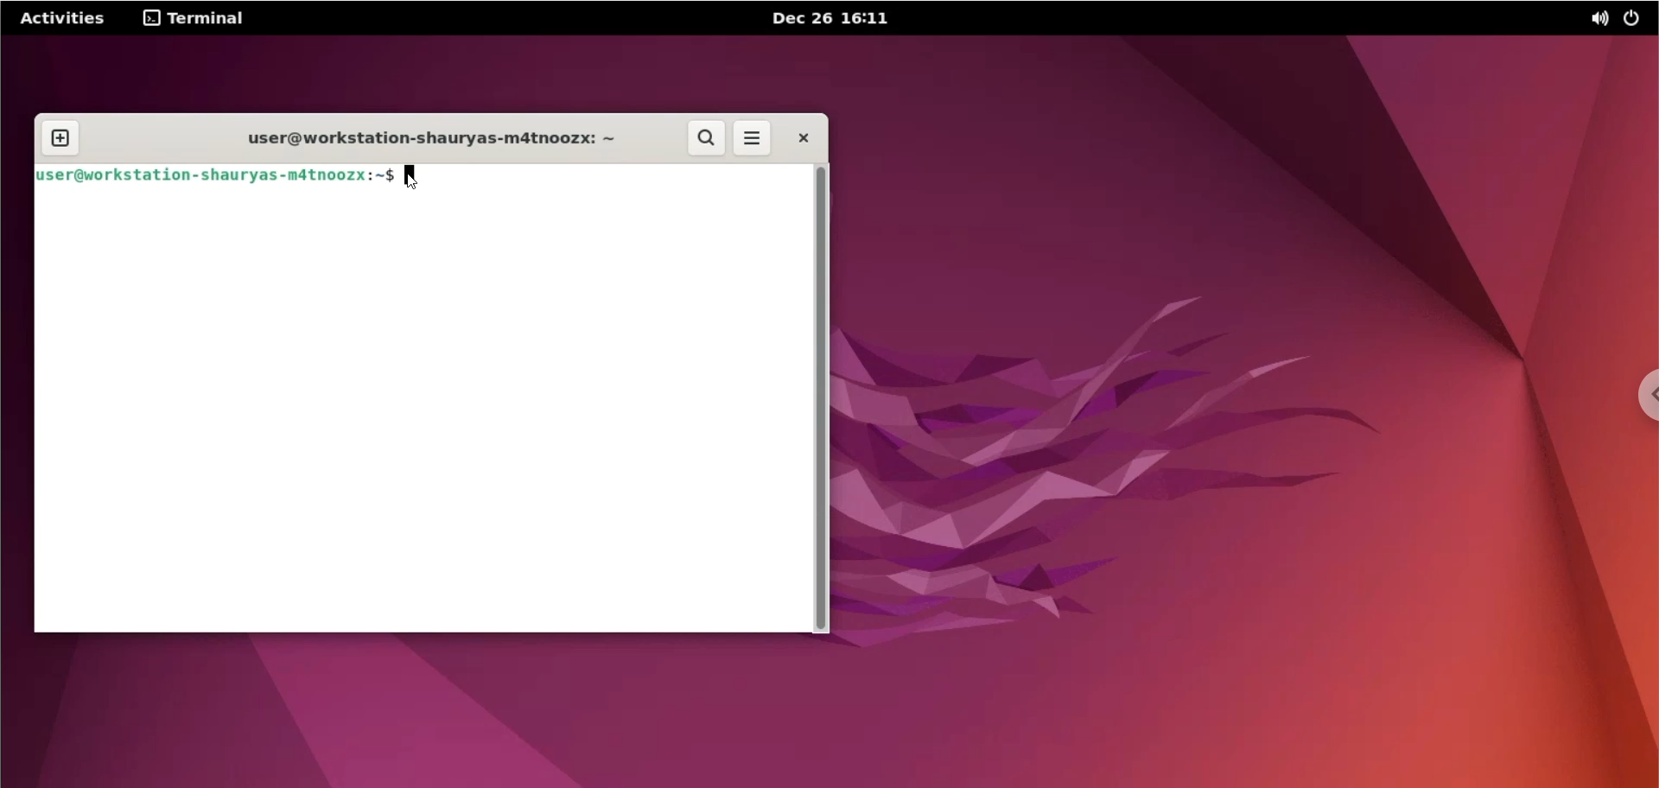 The height and width of the screenshot is (788, 1659). Describe the element at coordinates (416, 179) in the screenshot. I see `cursor` at that location.